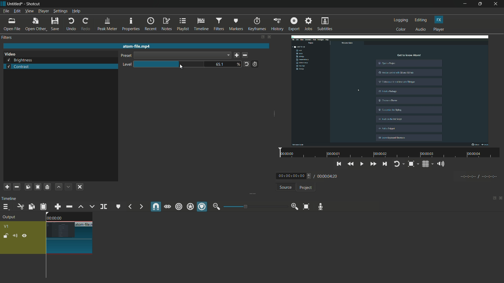 This screenshot has height=283, width=504. I want to click on skip to the previous point, so click(339, 163).